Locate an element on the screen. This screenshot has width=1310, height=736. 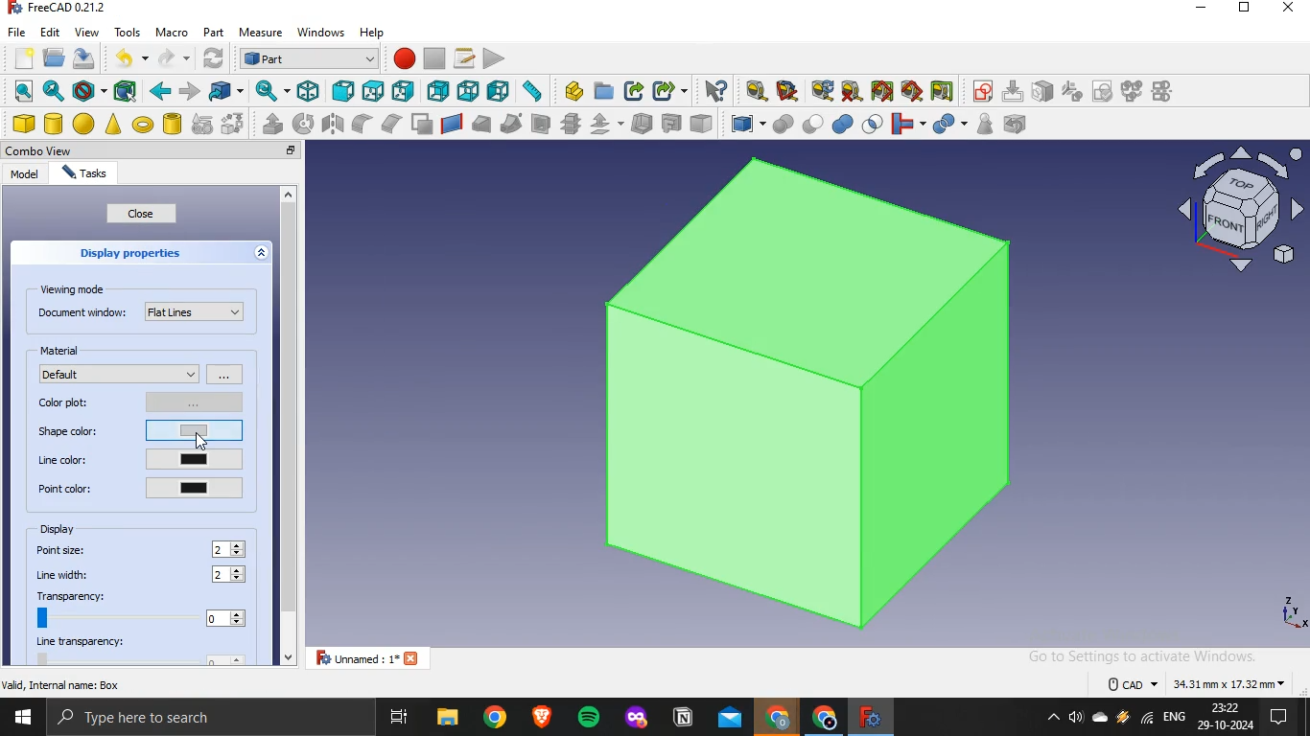
viewing mode is located at coordinates (76, 288).